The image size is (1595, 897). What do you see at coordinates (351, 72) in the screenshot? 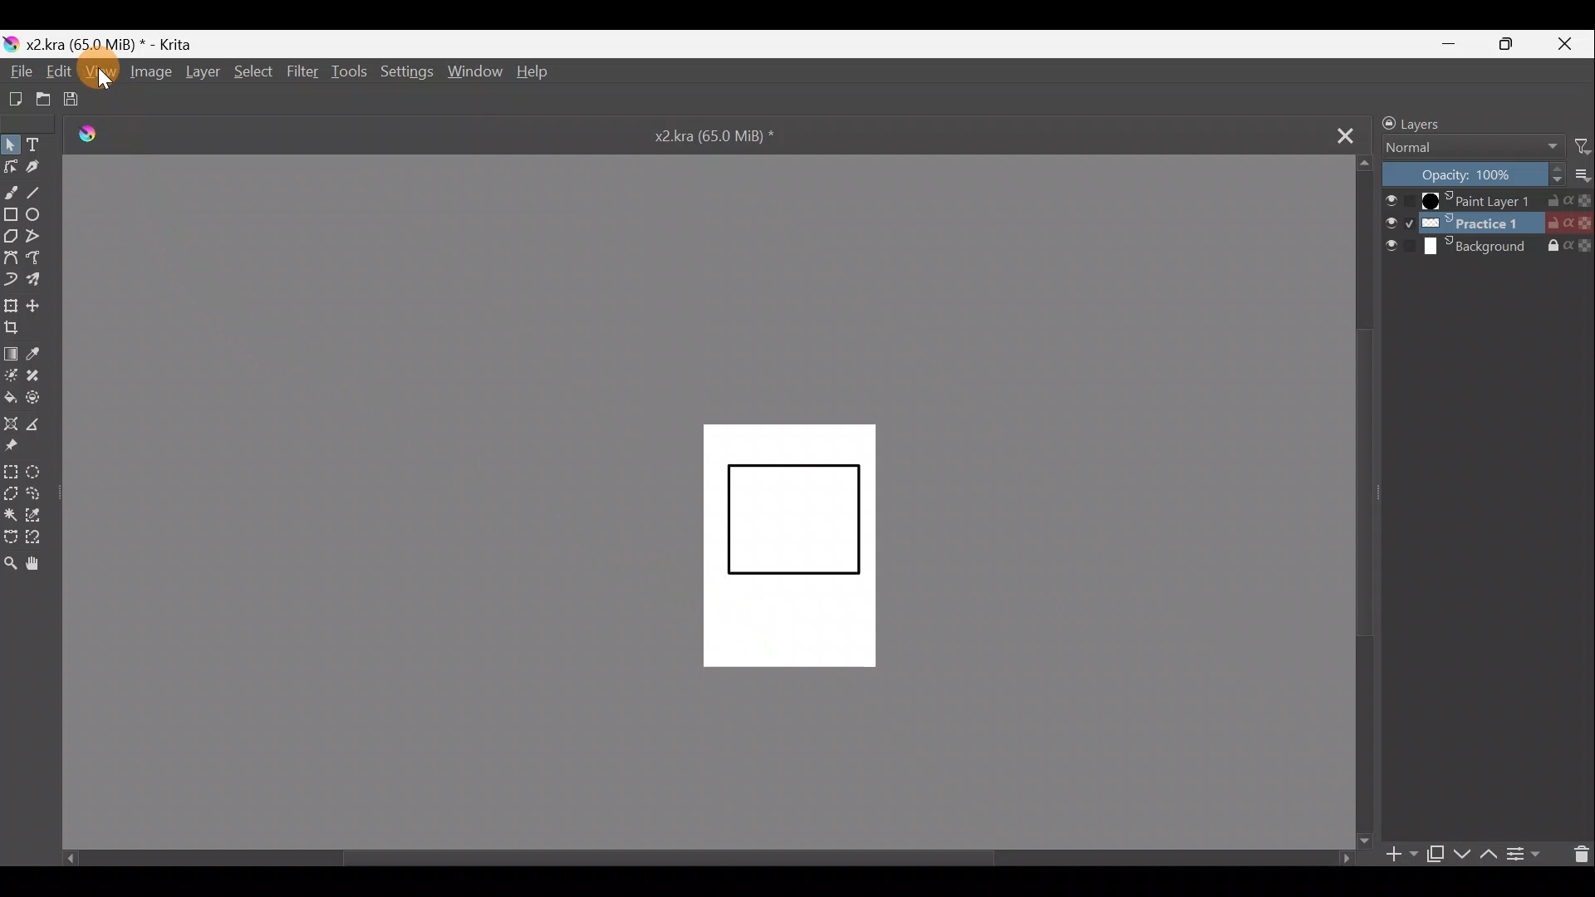
I see `Tools` at bounding box center [351, 72].